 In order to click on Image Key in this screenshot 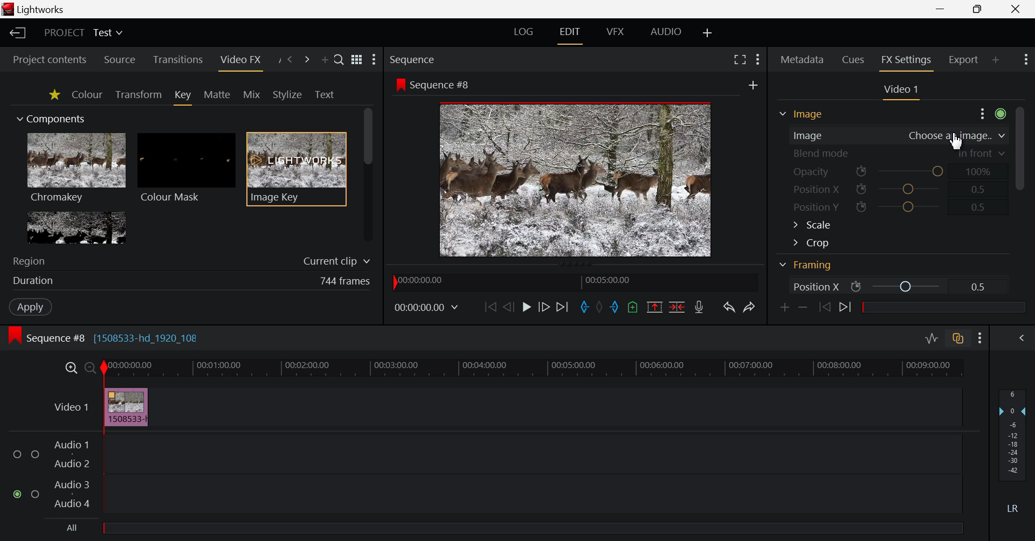, I will do `click(296, 168)`.